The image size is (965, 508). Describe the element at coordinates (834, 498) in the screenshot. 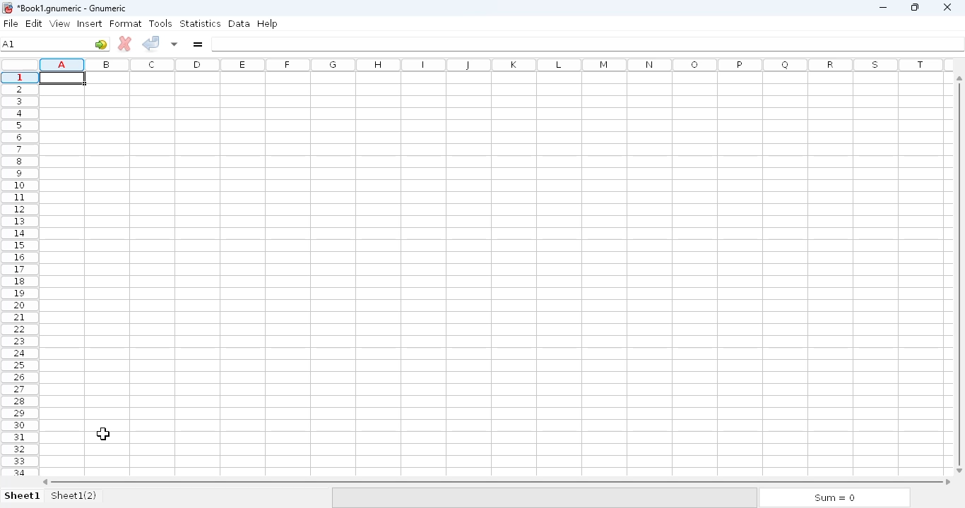

I see `sum = 0` at that location.